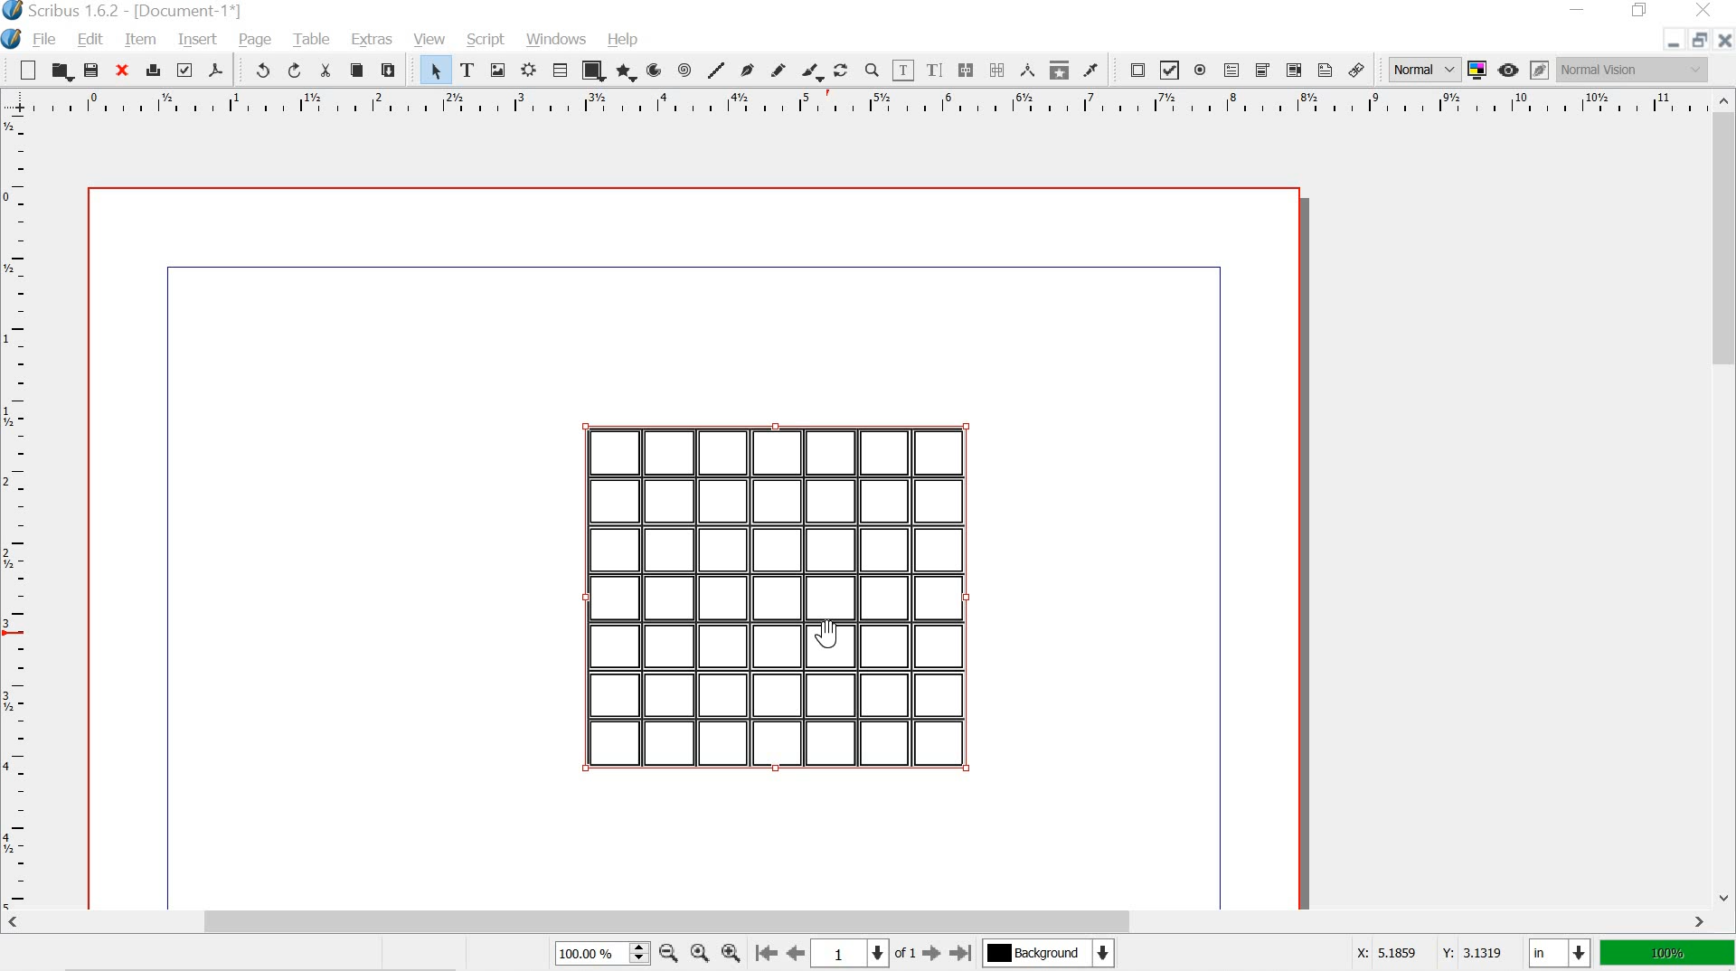 This screenshot has width=1736, height=971. I want to click on table, so click(562, 69).